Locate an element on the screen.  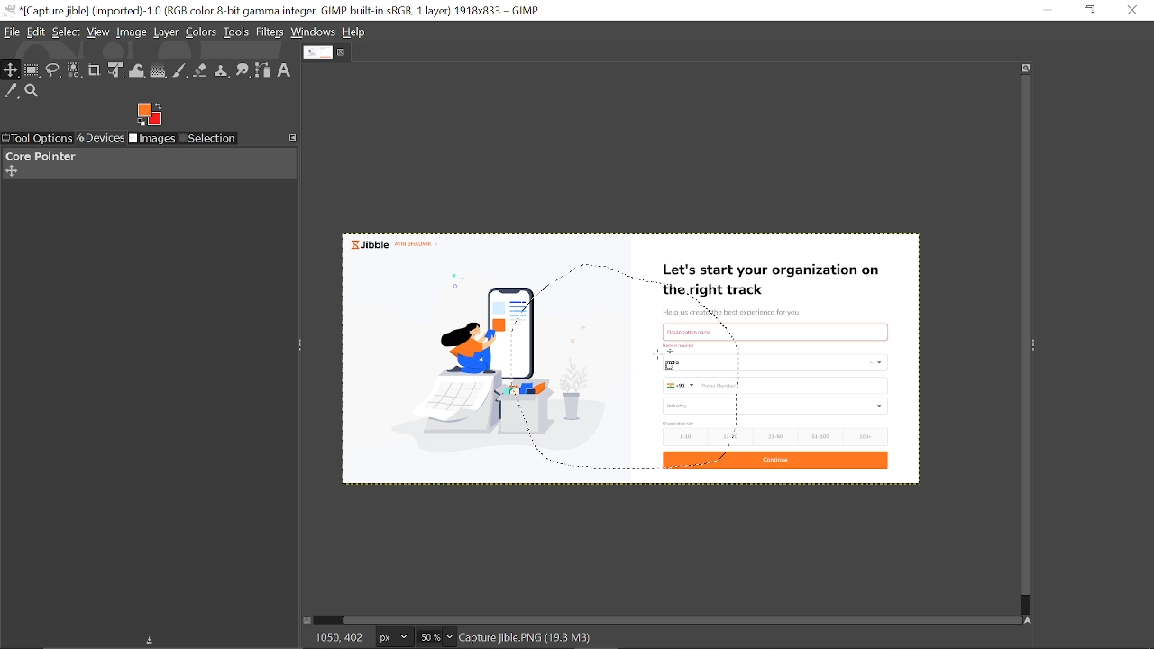
Zoom when window size changes is located at coordinates (1022, 69).